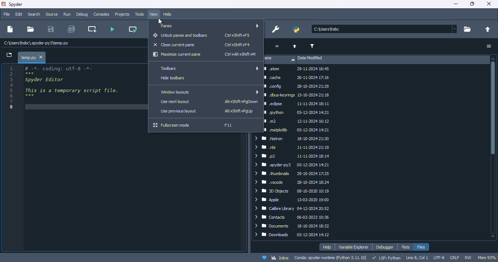 This screenshot has height=262, width=498. Describe the element at coordinates (292, 139) in the screenshot. I see `Natron` at that location.